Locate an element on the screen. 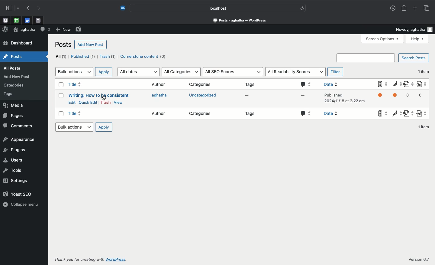 The image size is (435, 265). Howdy, aghata is located at coordinates (414, 28).